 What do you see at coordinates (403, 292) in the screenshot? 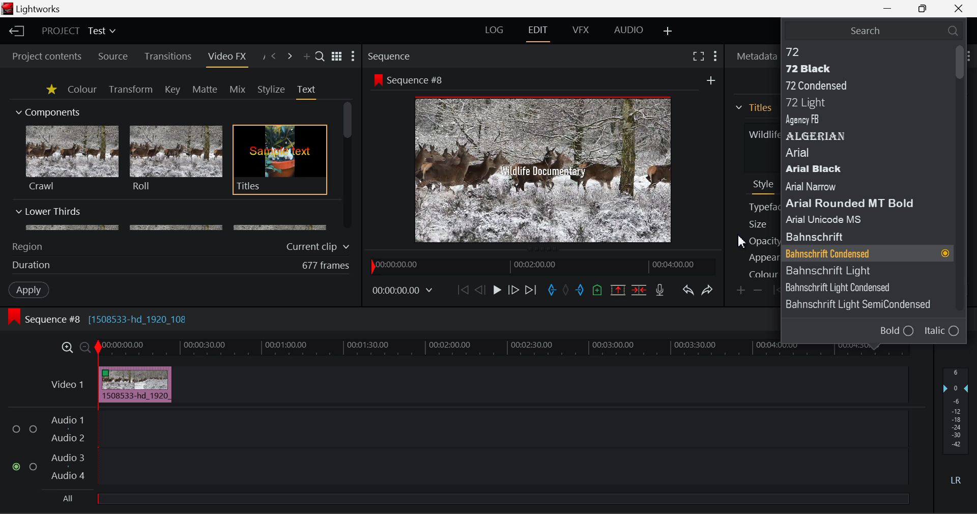
I see `Frame Time` at bounding box center [403, 292].